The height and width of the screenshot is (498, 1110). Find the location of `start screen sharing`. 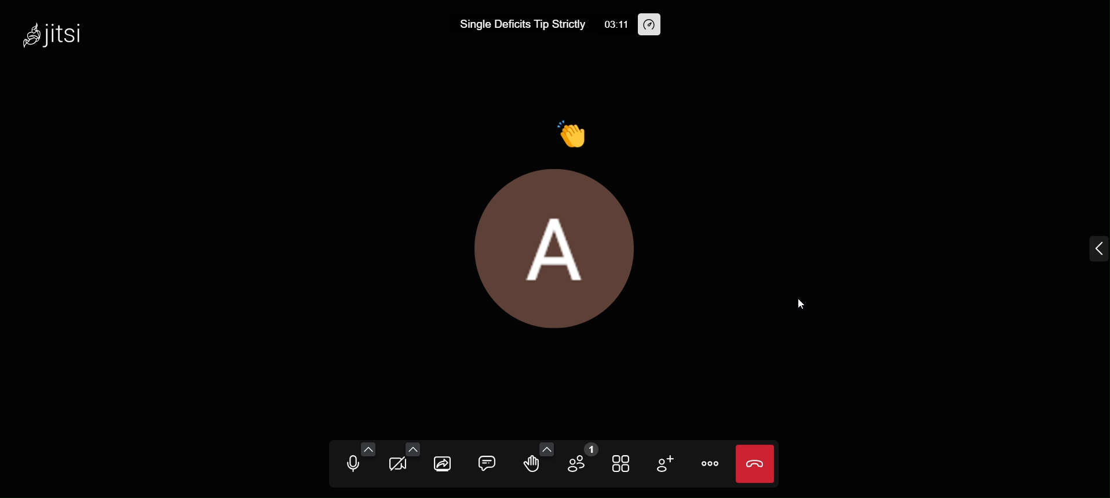

start screen sharing is located at coordinates (443, 462).